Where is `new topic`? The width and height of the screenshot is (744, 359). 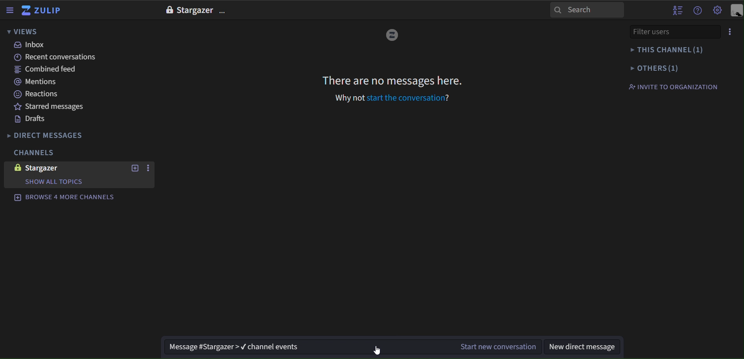
new topic is located at coordinates (134, 168).